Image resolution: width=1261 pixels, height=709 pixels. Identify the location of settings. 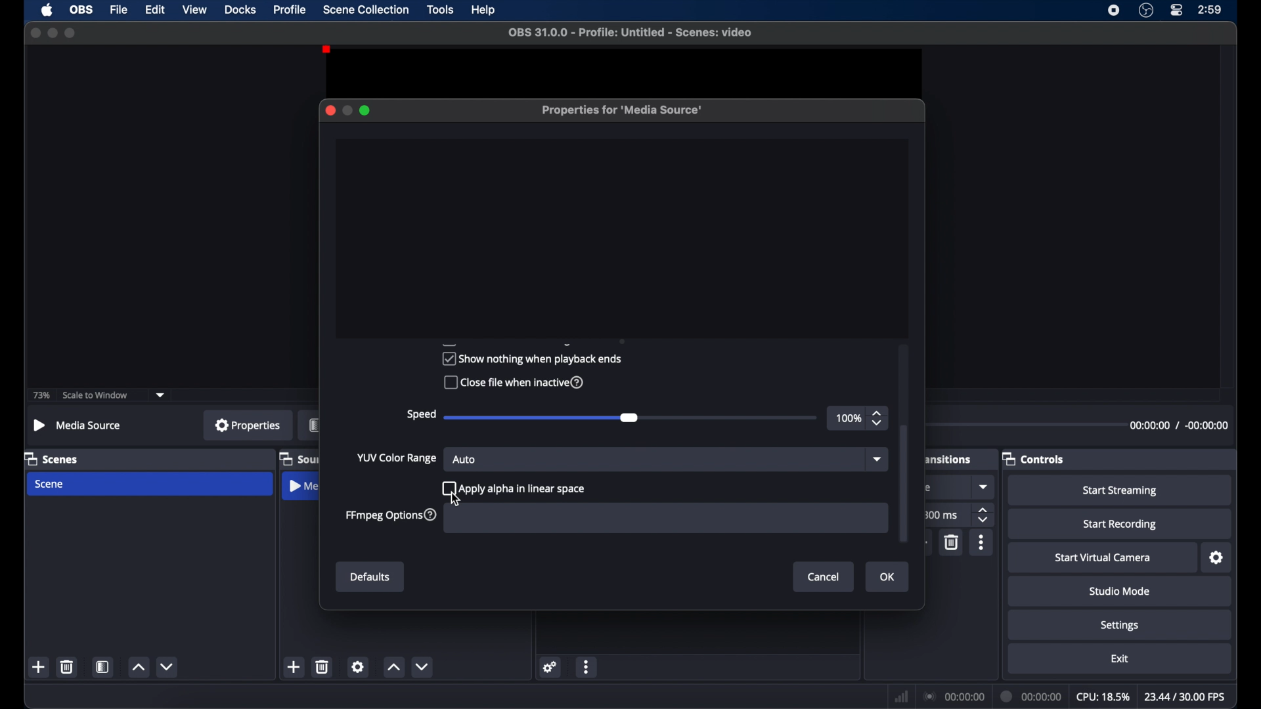
(1218, 558).